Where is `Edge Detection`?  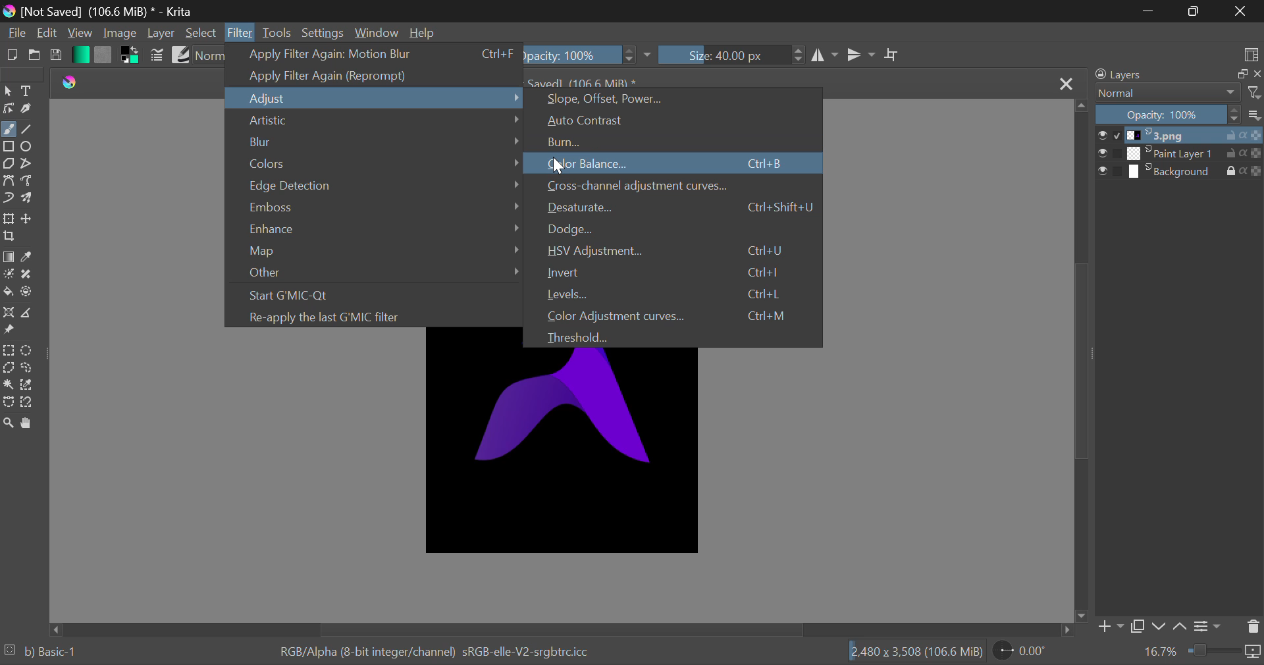
Edge Detection is located at coordinates (382, 183).